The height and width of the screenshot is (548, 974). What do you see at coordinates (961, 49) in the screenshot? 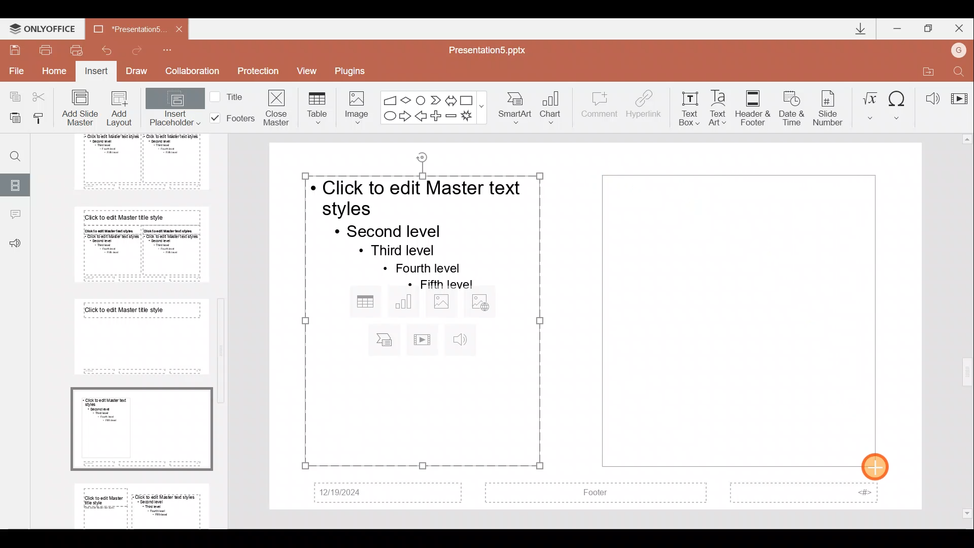
I see `Account name` at bounding box center [961, 49].